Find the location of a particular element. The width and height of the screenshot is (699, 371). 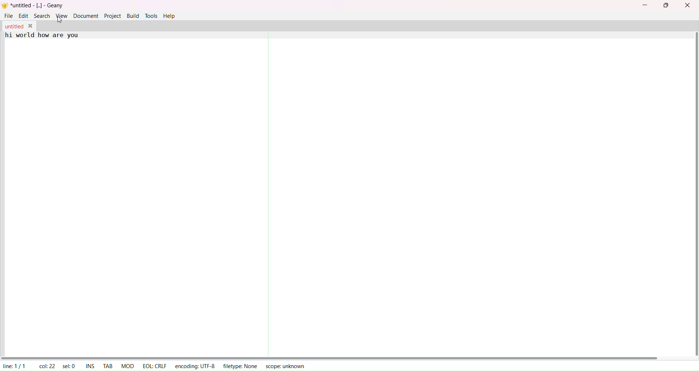

document is located at coordinates (86, 15).